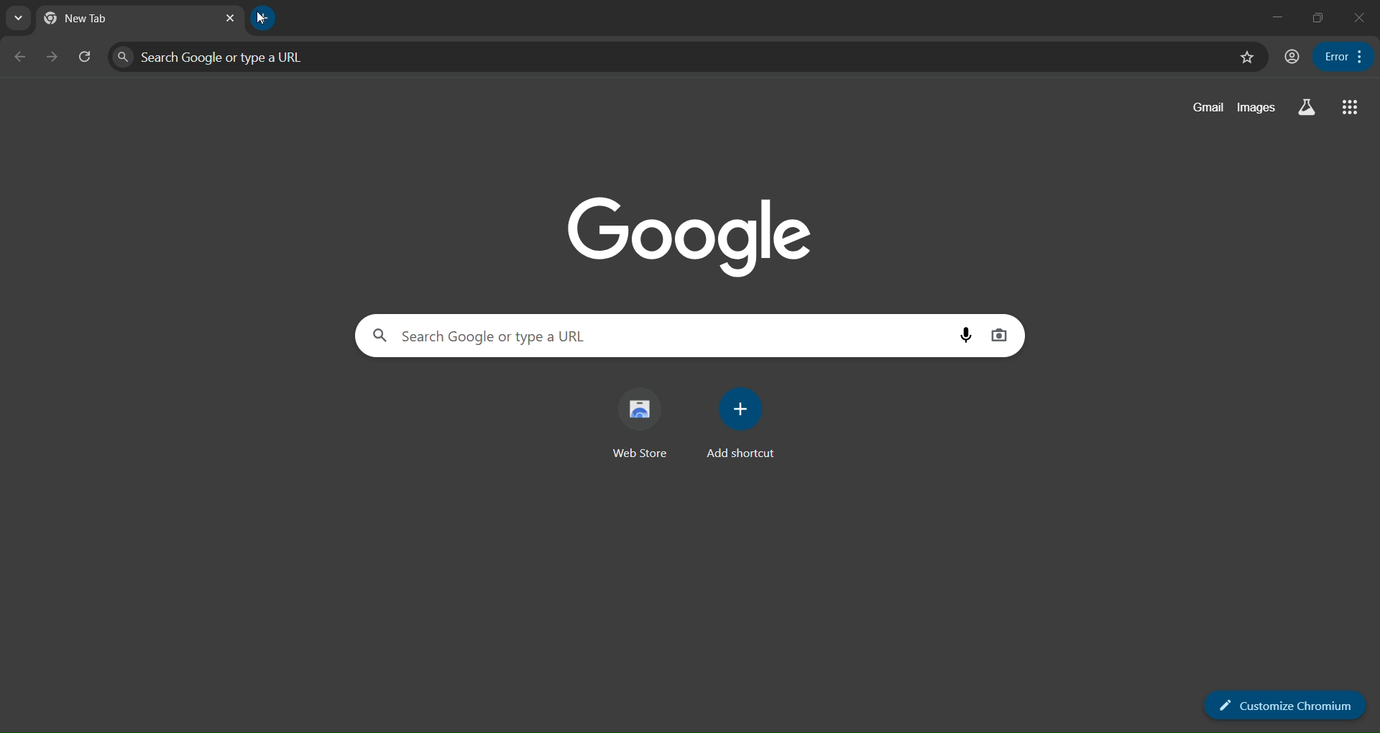 The width and height of the screenshot is (1380, 733). I want to click on bookmark, so click(1239, 59).